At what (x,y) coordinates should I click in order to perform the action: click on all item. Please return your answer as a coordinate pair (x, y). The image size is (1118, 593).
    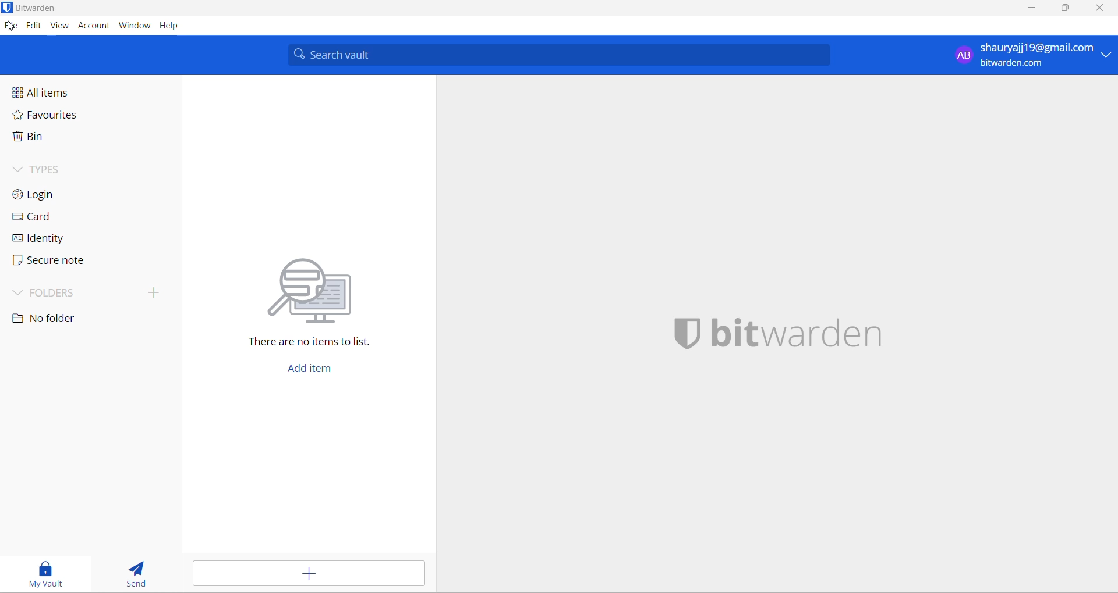
    Looking at the image, I should click on (75, 91).